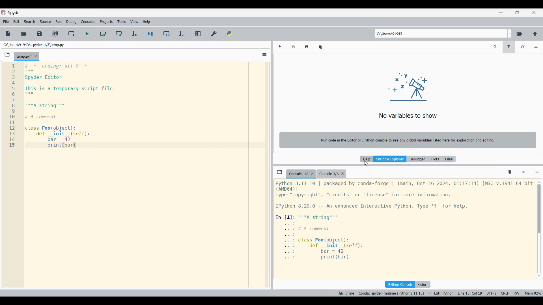 Image resolution: width=543 pixels, height=305 pixels. Describe the element at coordinates (135, 22) in the screenshot. I see `View menu` at that location.